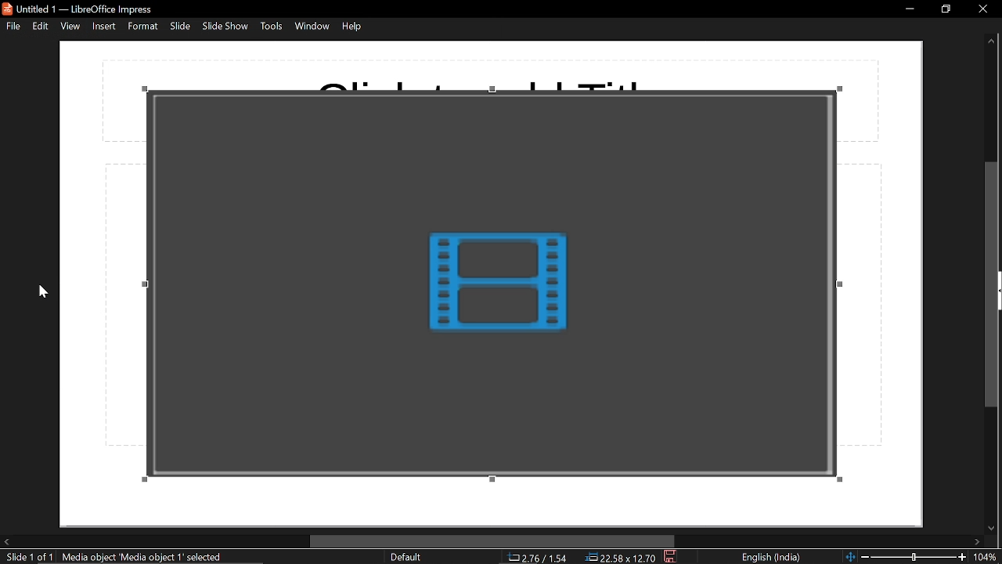 This screenshot has width=1002, height=564. What do you see at coordinates (978, 541) in the screenshot?
I see `move right` at bounding box center [978, 541].